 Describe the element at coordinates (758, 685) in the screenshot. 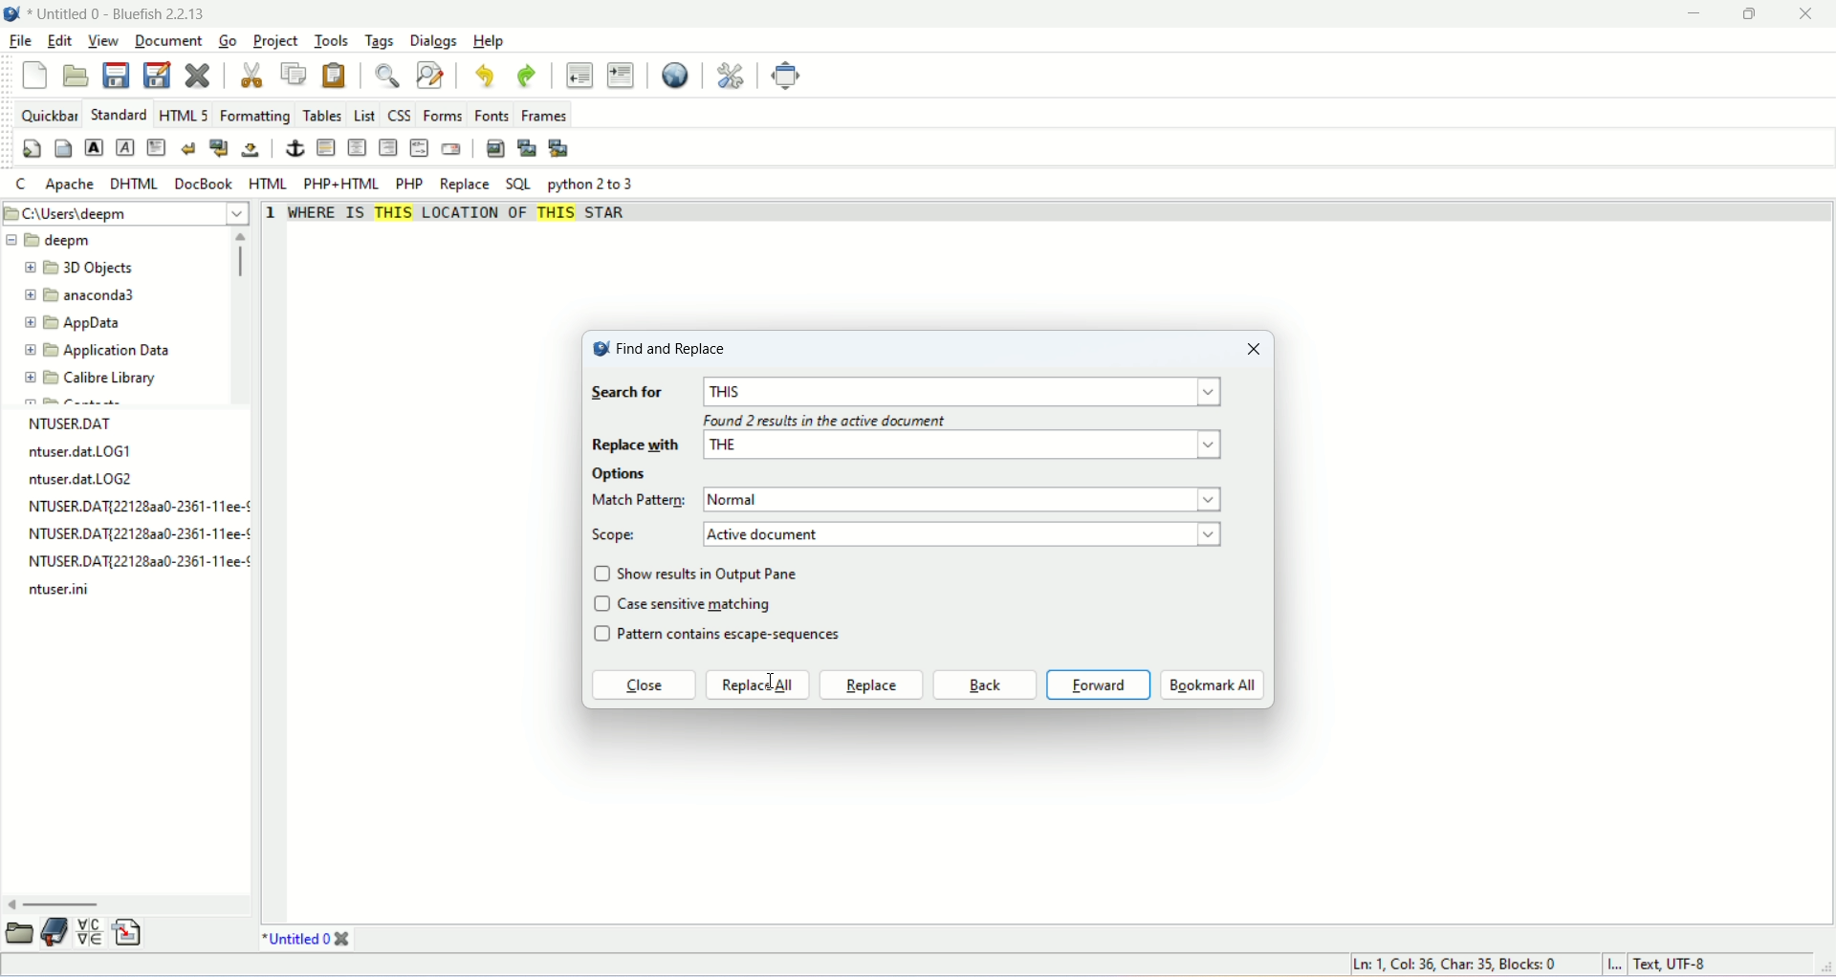

I see `replace all` at that location.